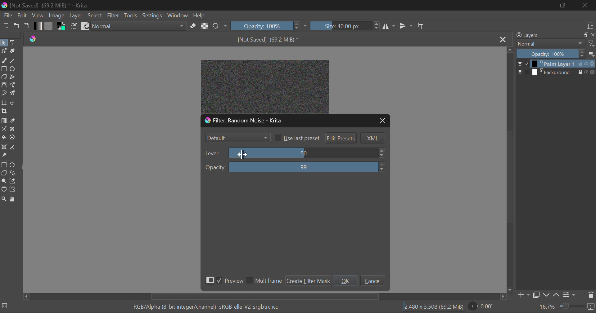 The width and height of the screenshot is (596, 313). What do you see at coordinates (263, 297) in the screenshot?
I see `Scroll Bar` at bounding box center [263, 297].